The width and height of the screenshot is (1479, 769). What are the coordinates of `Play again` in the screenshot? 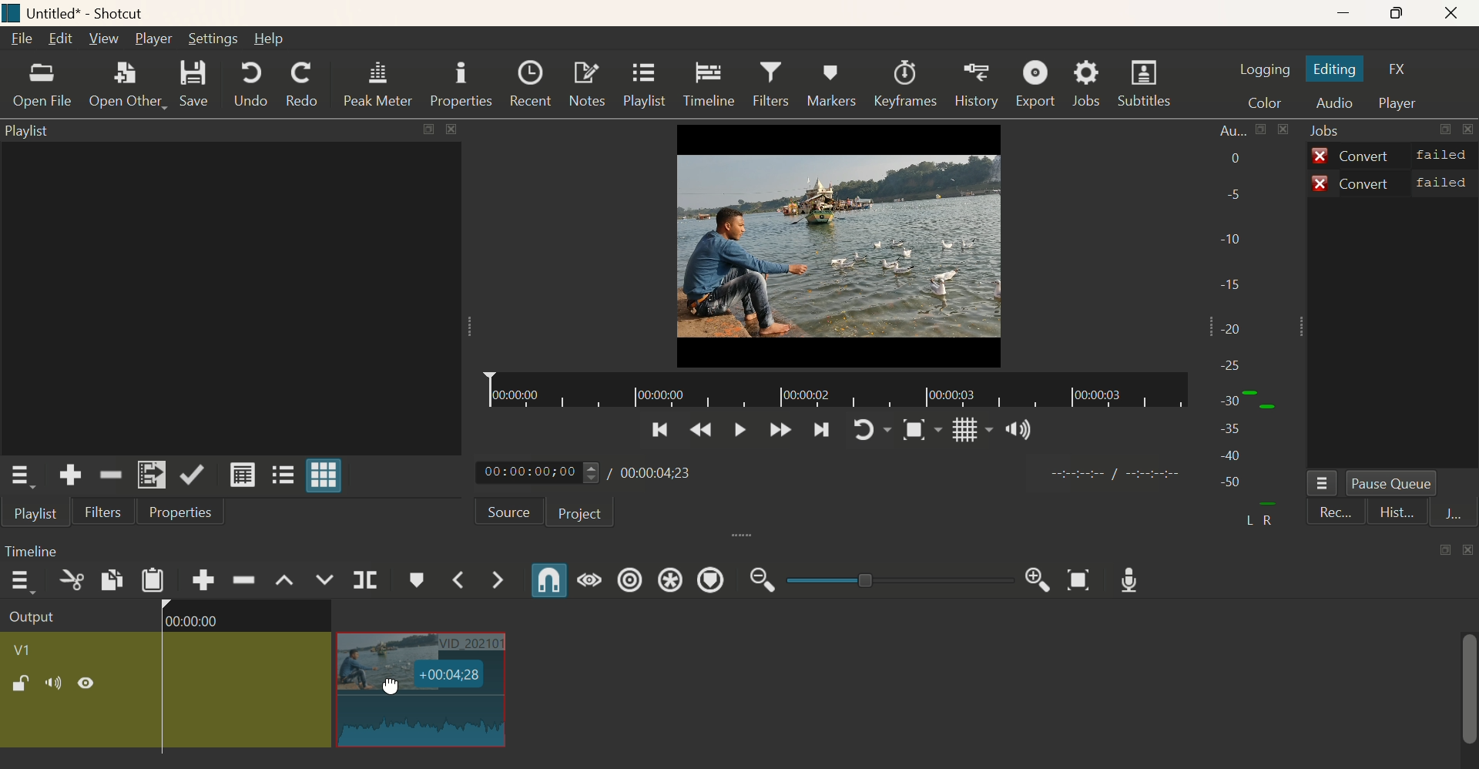 It's located at (874, 430).